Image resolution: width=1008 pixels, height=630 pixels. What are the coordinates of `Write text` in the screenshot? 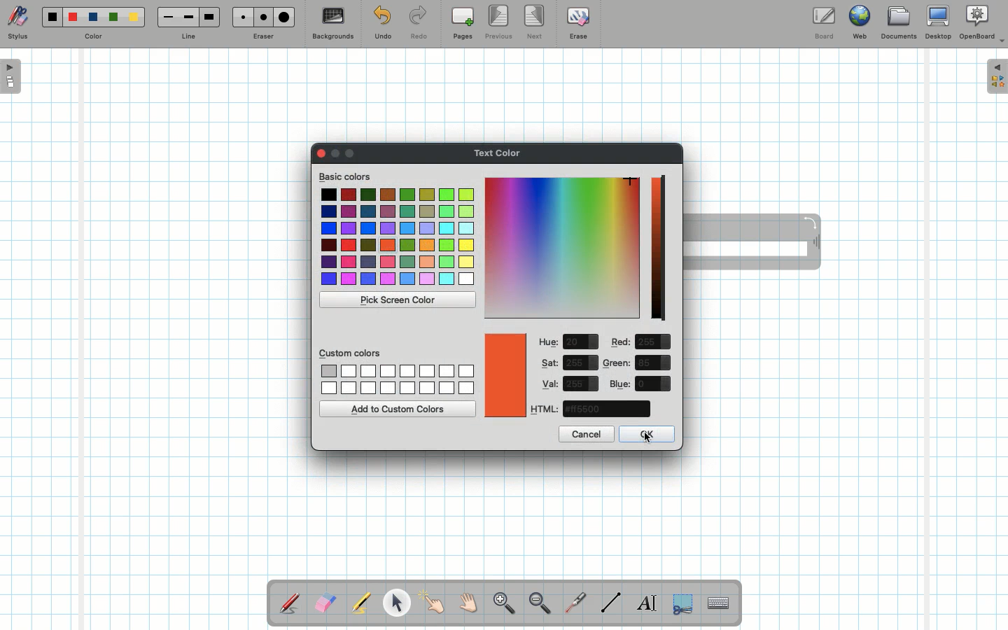 It's located at (648, 601).